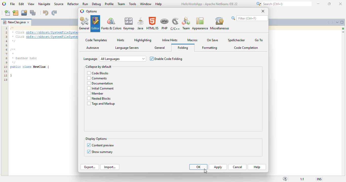  I want to click on open project, so click(24, 12).